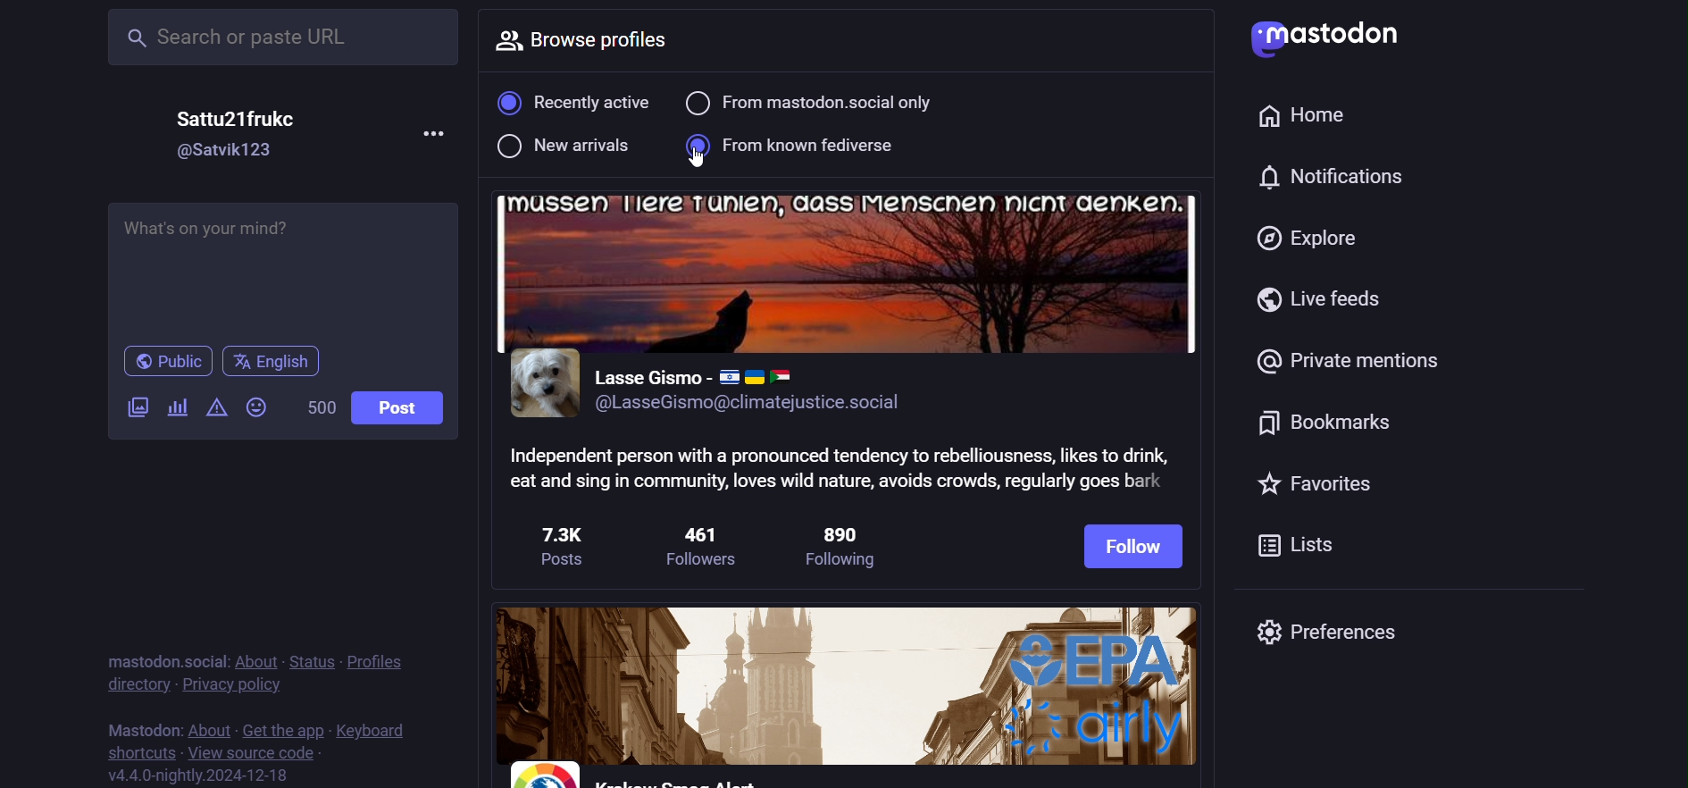  I want to click on about, so click(255, 657).